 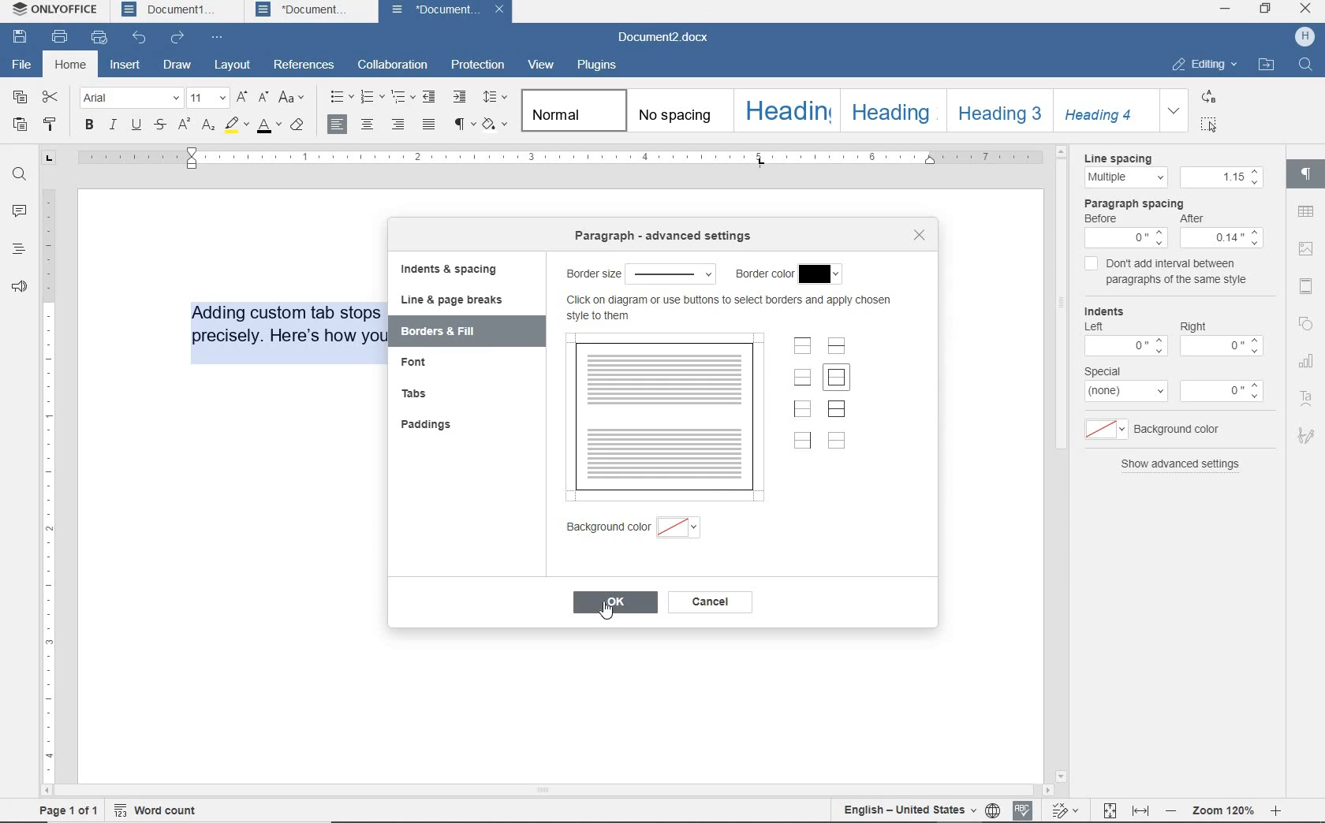 I want to click on after, so click(x=1201, y=217).